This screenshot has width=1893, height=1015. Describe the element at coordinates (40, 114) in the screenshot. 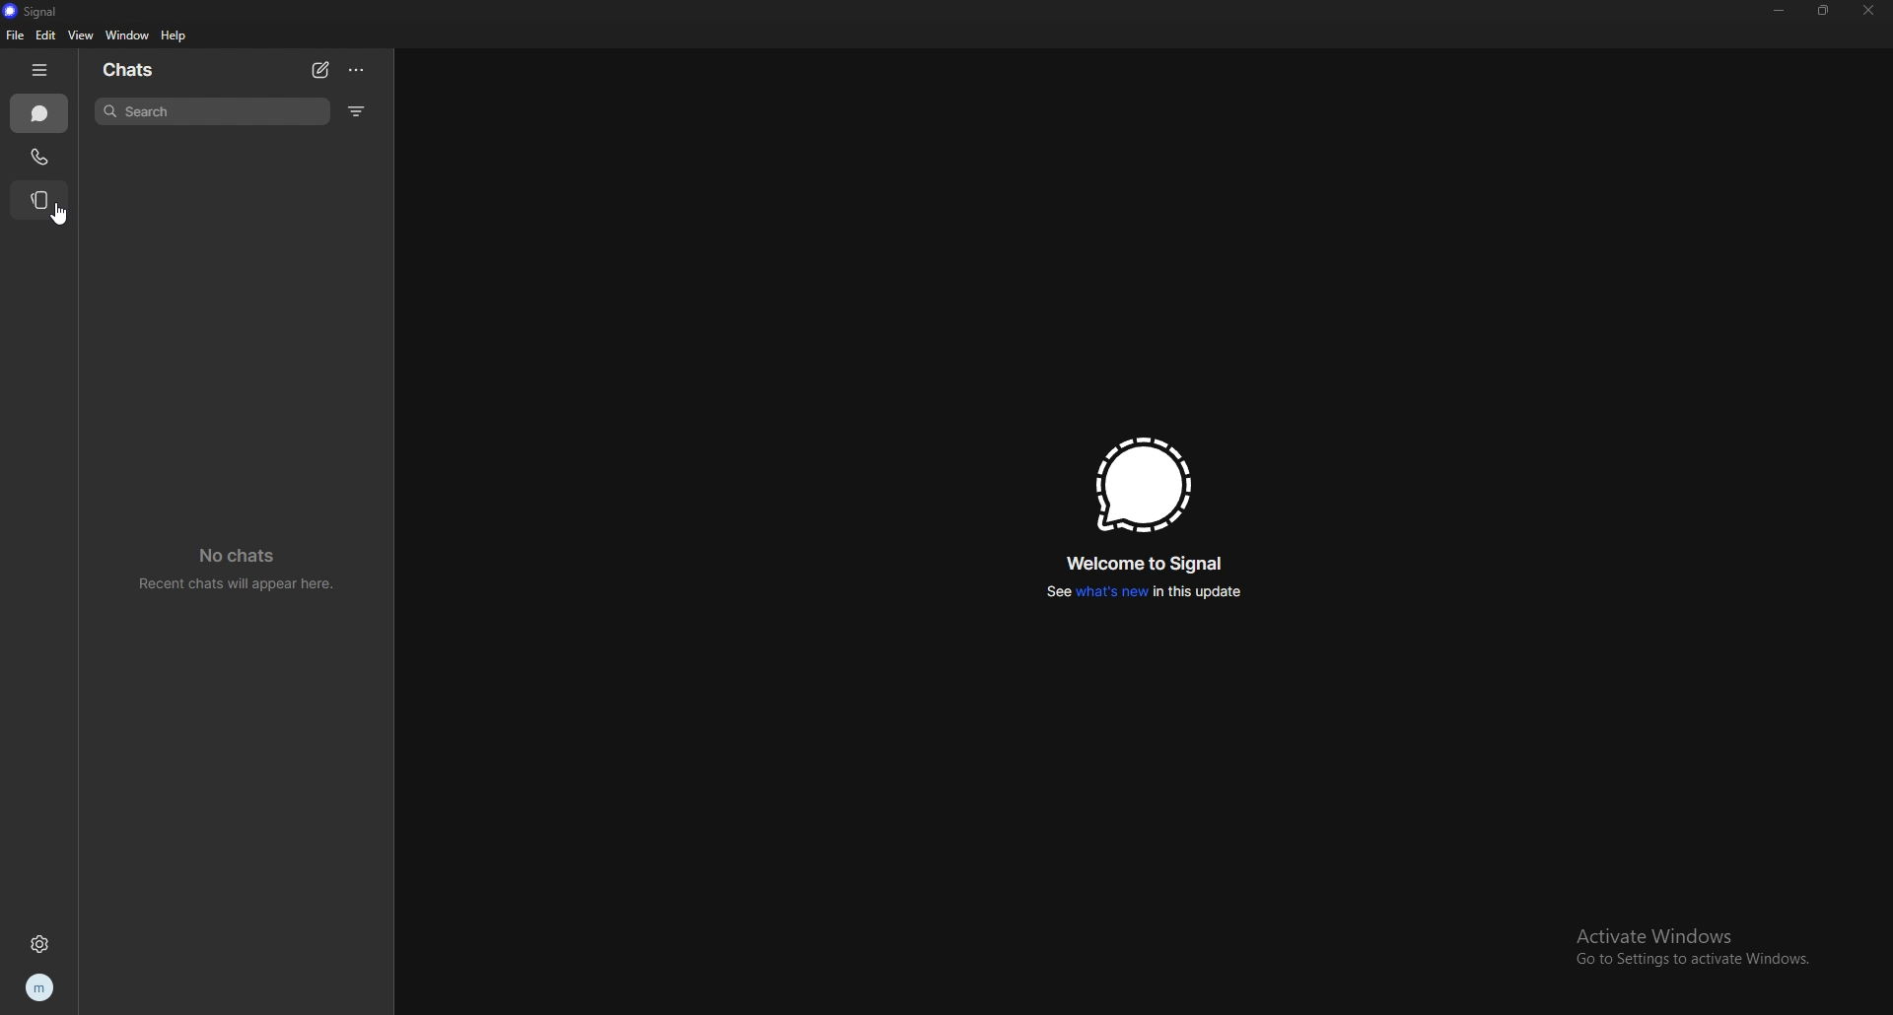

I see `chats` at that location.